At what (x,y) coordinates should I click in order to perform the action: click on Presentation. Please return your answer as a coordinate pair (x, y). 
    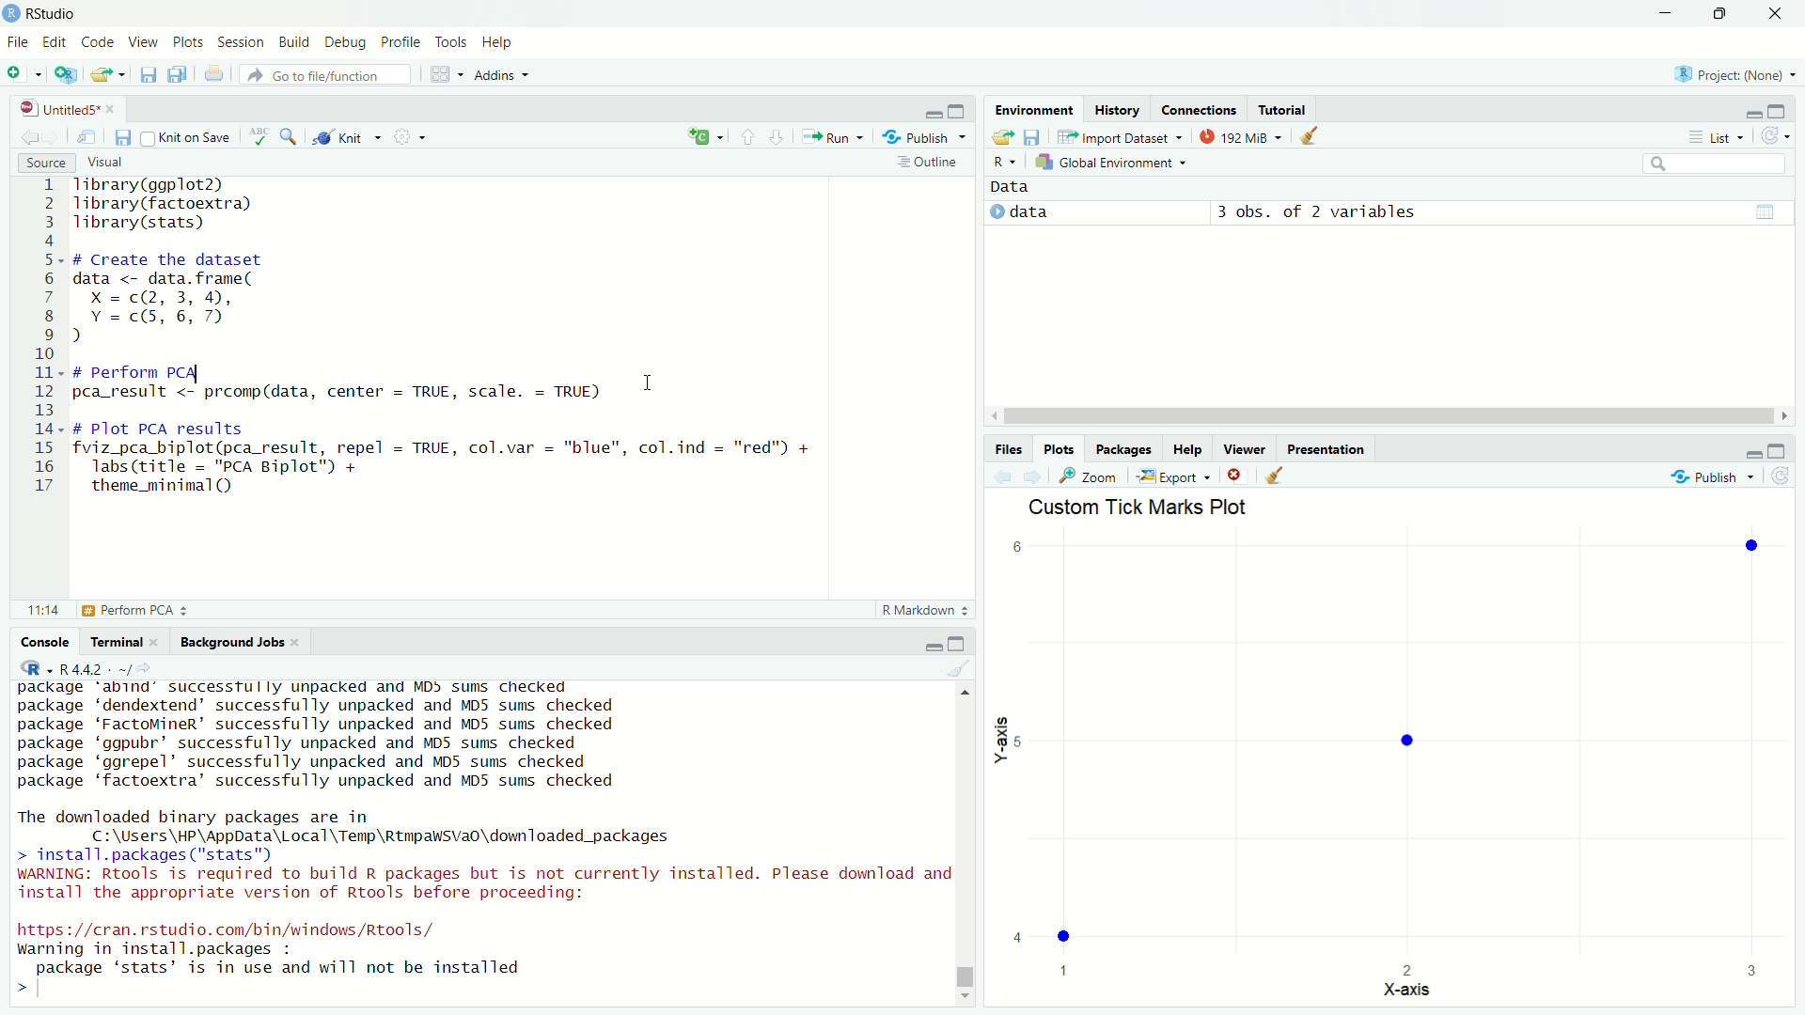
    Looking at the image, I should click on (1326, 449).